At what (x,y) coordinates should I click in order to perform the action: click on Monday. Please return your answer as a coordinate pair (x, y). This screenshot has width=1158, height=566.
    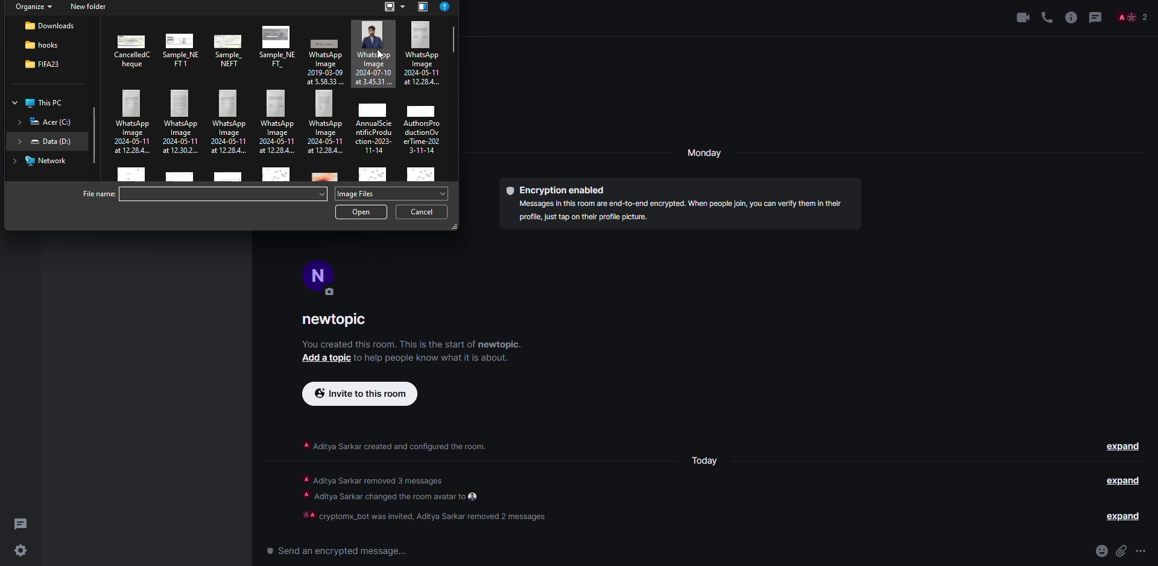
    Looking at the image, I should click on (707, 464).